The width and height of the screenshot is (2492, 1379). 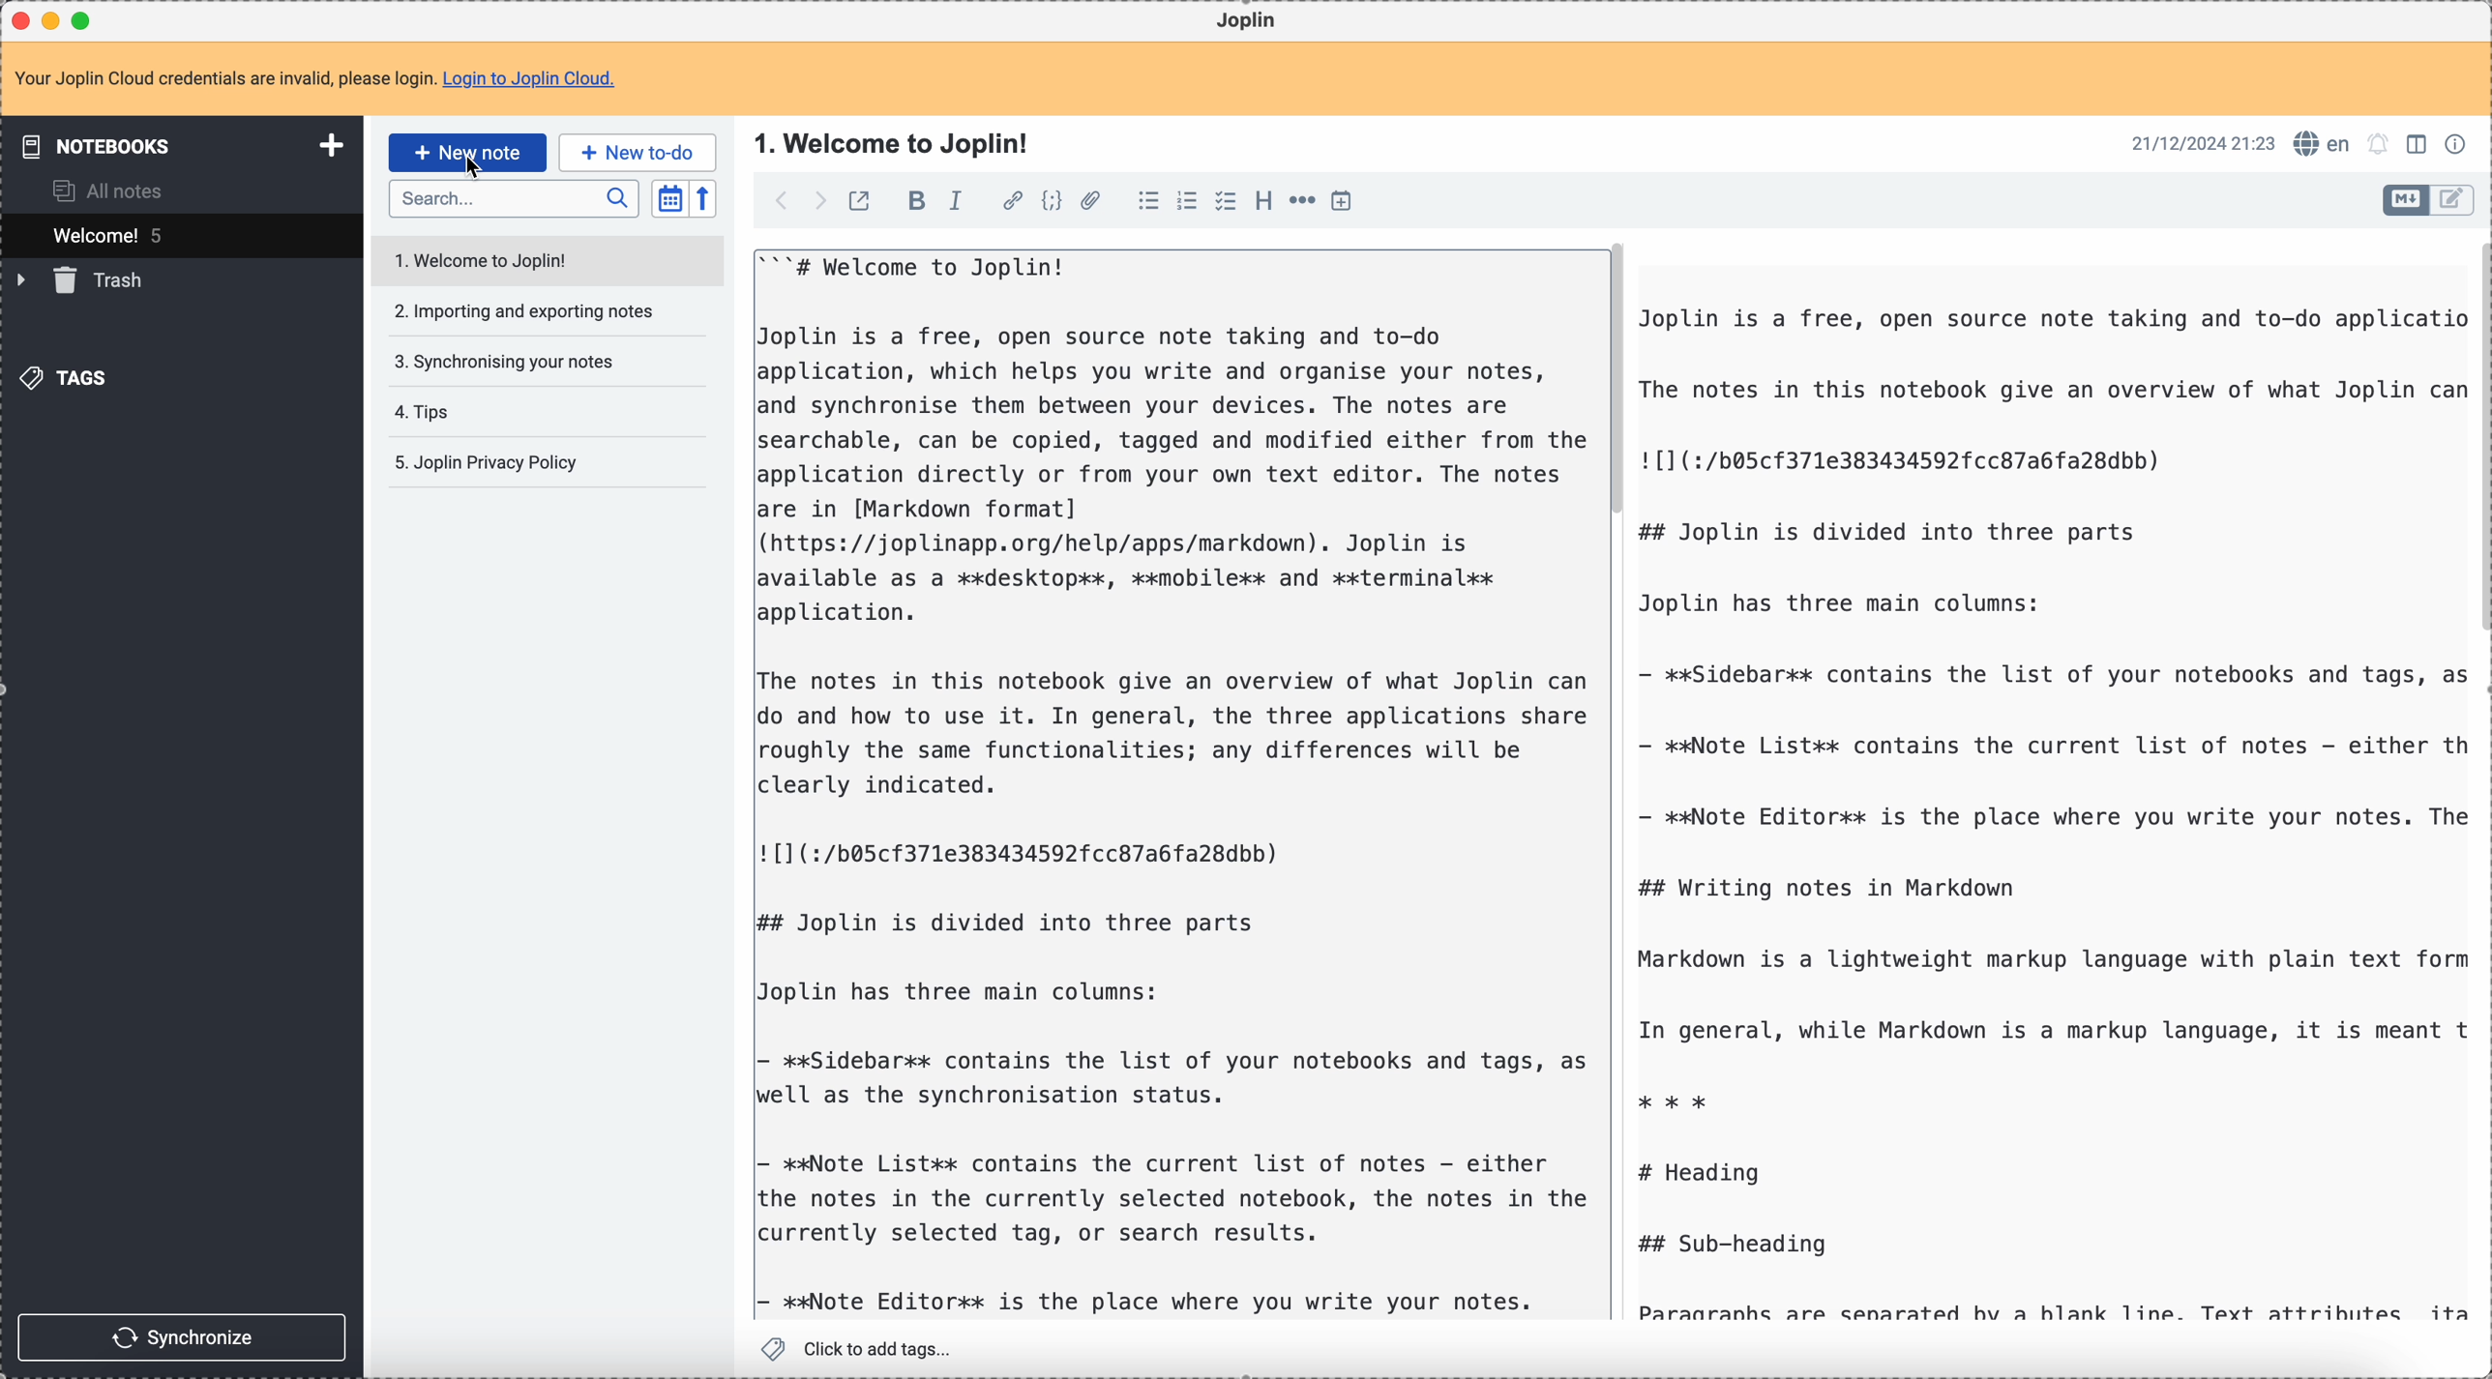 I want to click on Joplin, so click(x=1251, y=21).